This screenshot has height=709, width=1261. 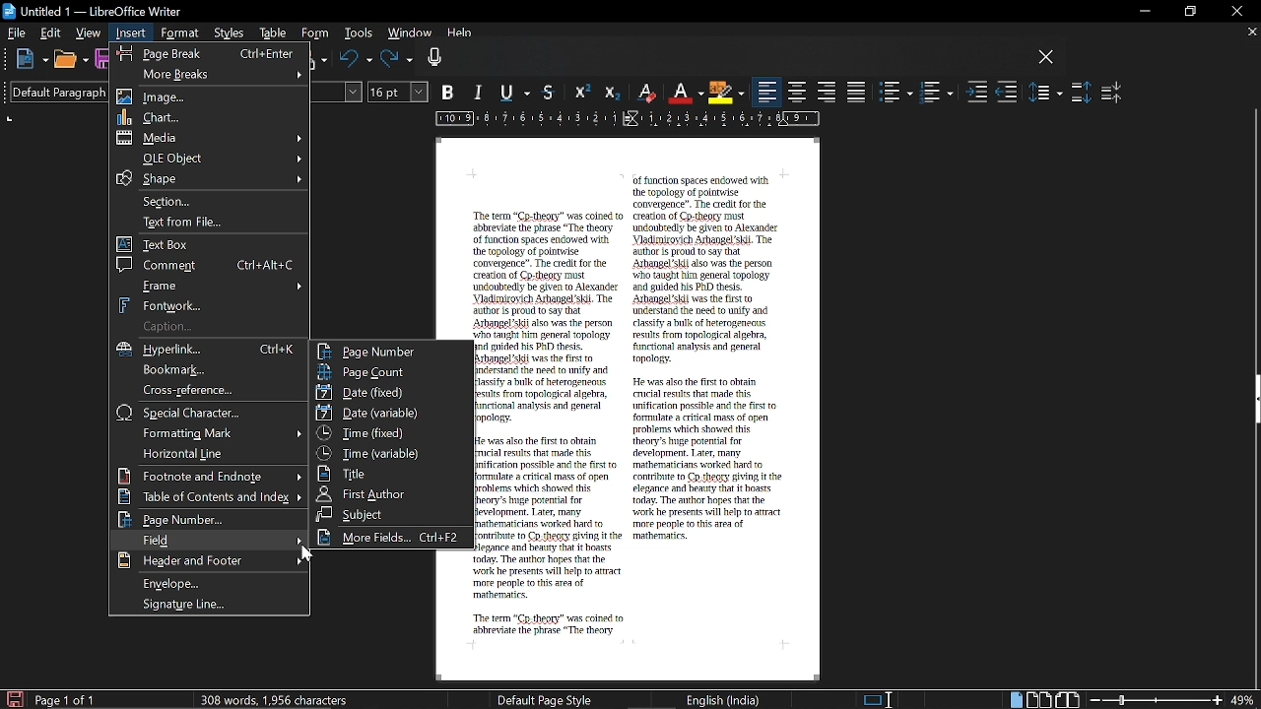 I want to click on Standard selection, so click(x=879, y=699).